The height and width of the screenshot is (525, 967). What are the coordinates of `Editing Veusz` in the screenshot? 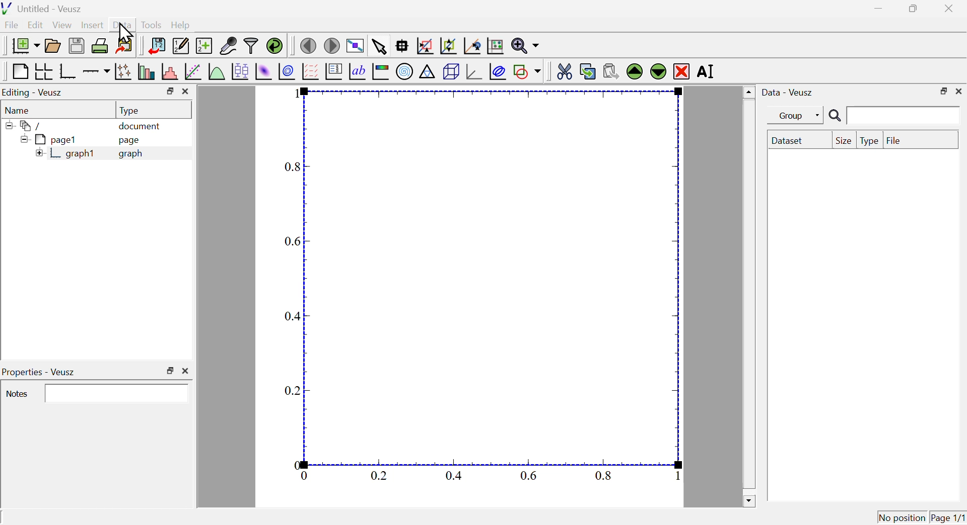 It's located at (34, 93).